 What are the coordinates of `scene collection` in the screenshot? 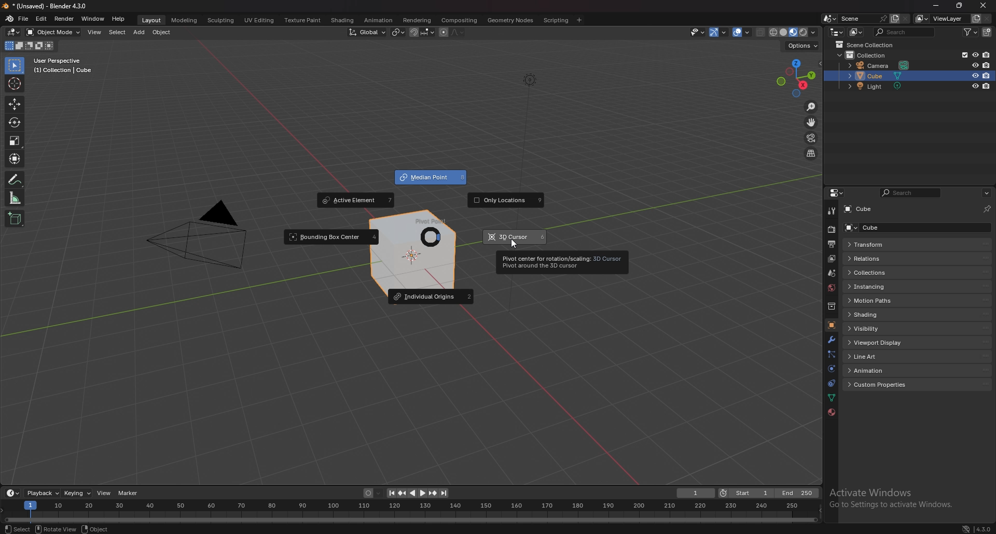 It's located at (866, 45).